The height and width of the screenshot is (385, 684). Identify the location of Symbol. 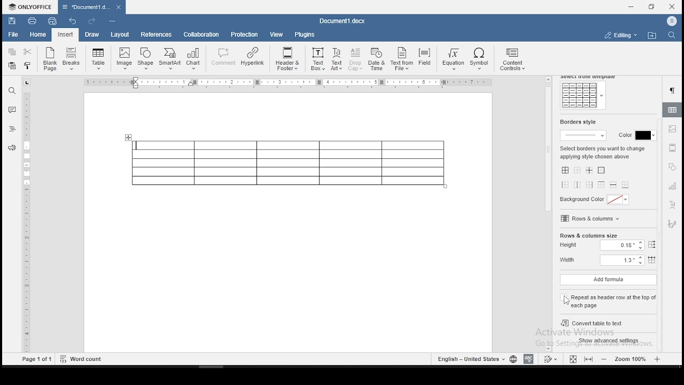
(481, 60).